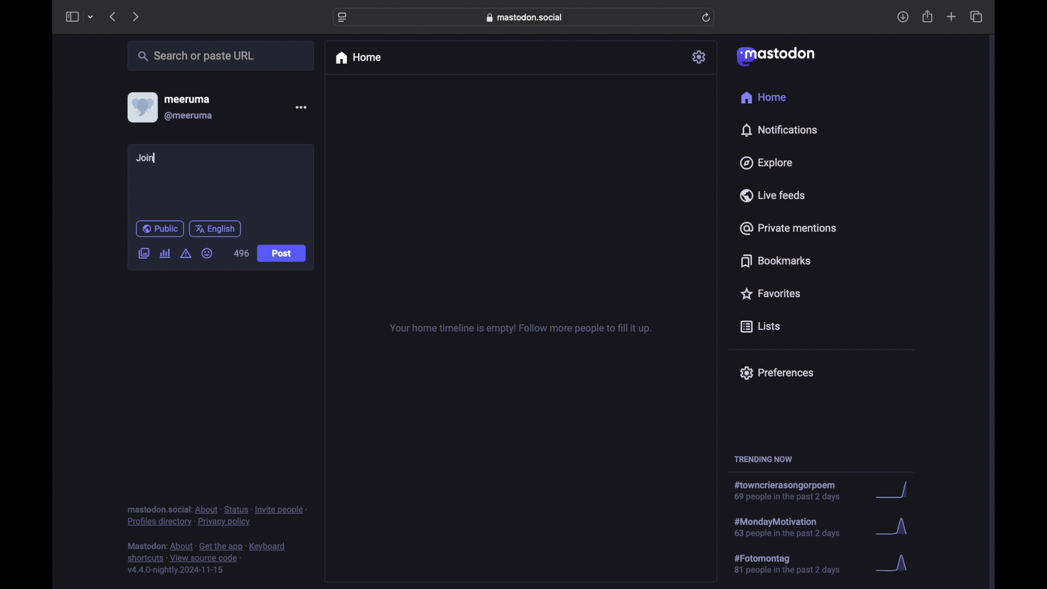 The image size is (1047, 589). I want to click on more options, so click(301, 107).